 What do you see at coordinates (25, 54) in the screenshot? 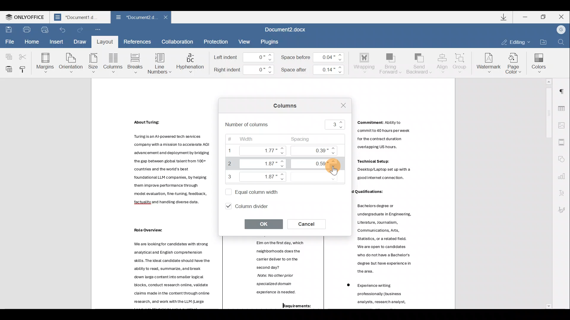
I see `Cut` at bounding box center [25, 54].